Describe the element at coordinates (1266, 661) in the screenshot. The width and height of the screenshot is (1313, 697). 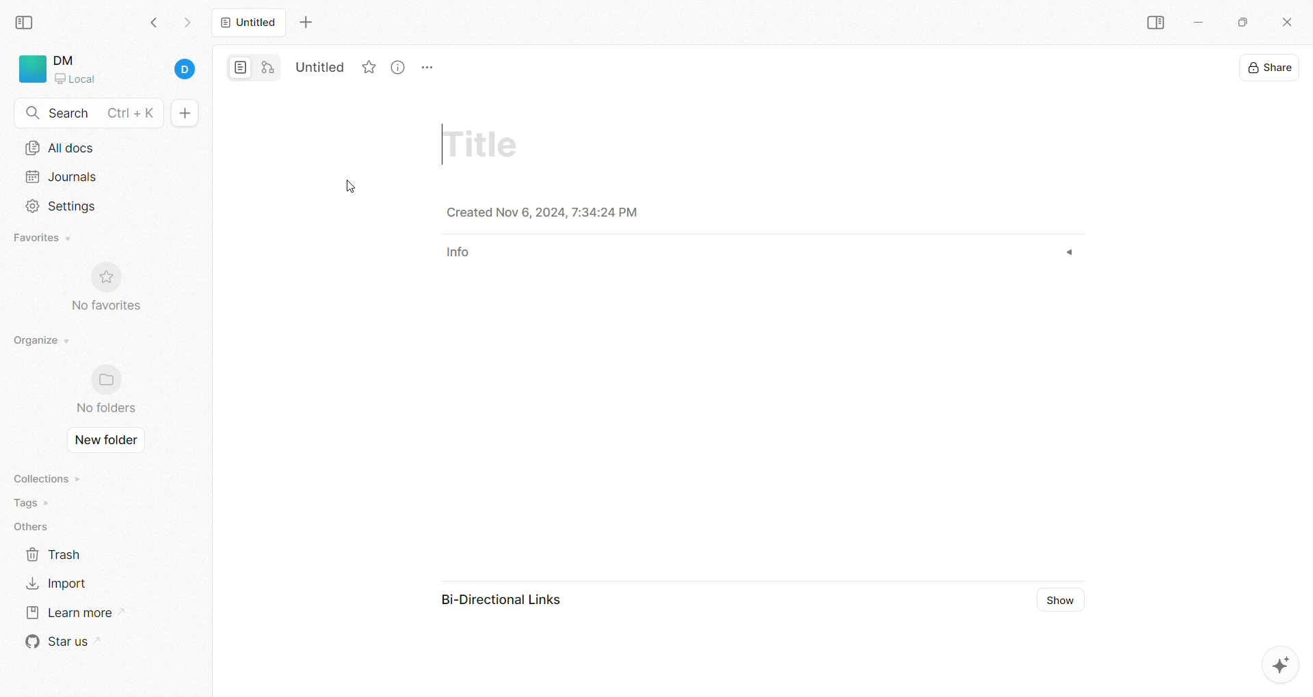
I see `AFFiNE AI` at that location.